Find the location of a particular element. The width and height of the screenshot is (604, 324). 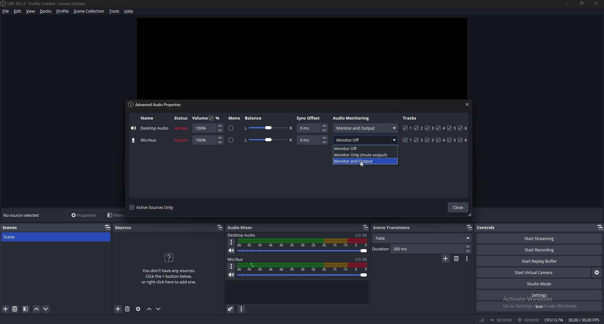

percentage toggle is located at coordinates (215, 118).